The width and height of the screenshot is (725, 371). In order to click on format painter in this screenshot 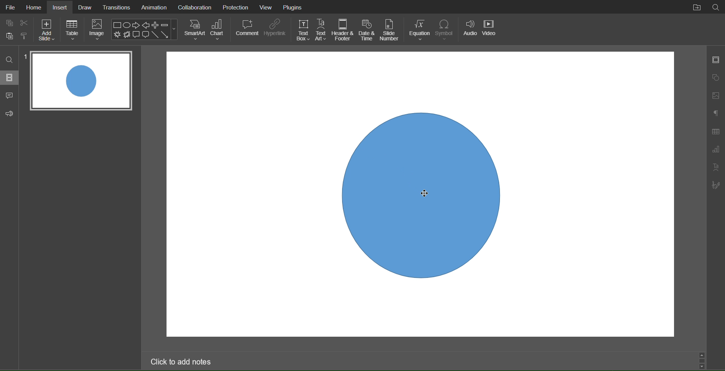, I will do `click(26, 37)`.